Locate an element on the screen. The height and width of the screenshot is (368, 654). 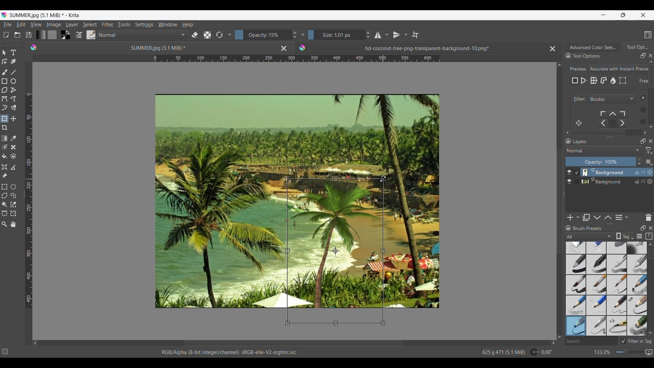
Rectangle tool is located at coordinates (4, 81).